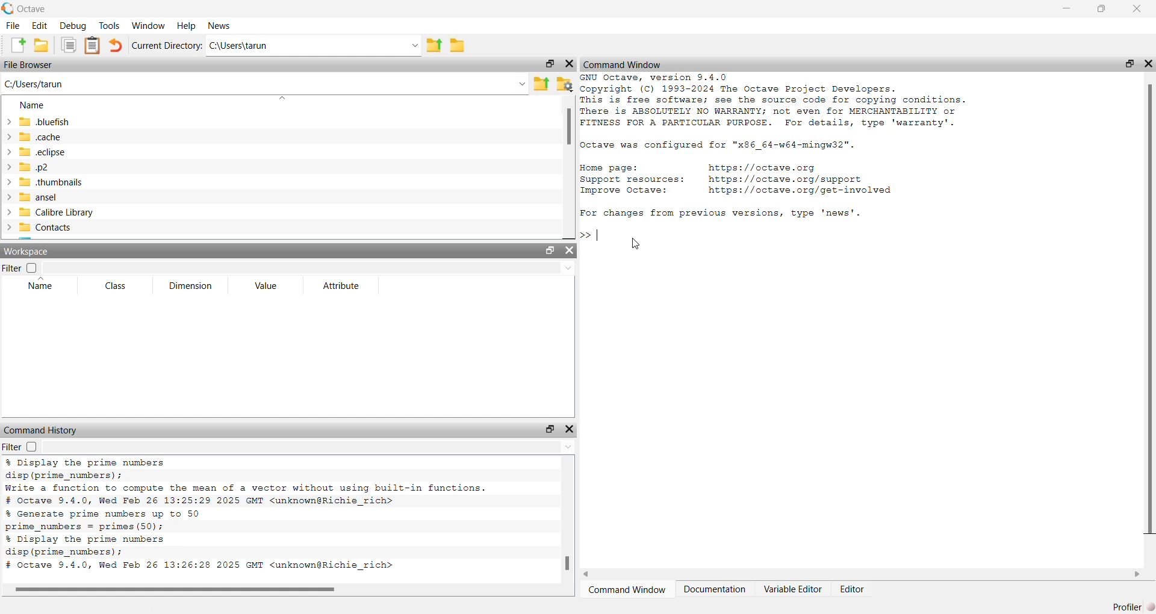  I want to click on Command Window, so click(627, 589).